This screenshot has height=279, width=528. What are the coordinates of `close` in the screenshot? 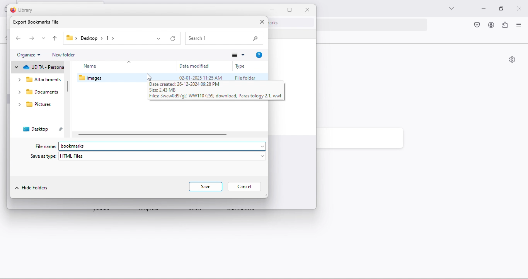 It's located at (308, 10).